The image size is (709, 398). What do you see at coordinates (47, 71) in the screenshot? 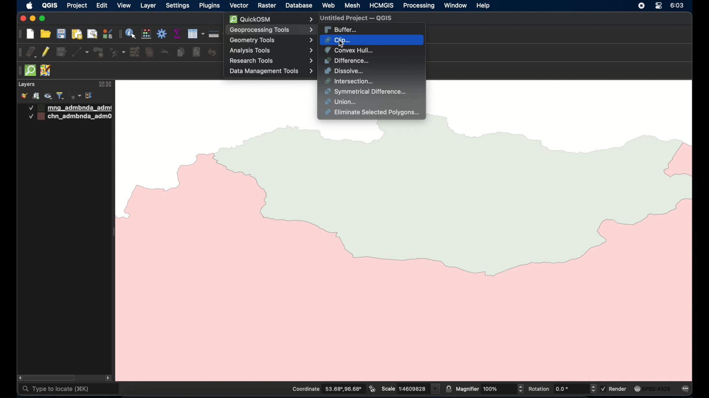
I see `jsom remote` at bounding box center [47, 71].